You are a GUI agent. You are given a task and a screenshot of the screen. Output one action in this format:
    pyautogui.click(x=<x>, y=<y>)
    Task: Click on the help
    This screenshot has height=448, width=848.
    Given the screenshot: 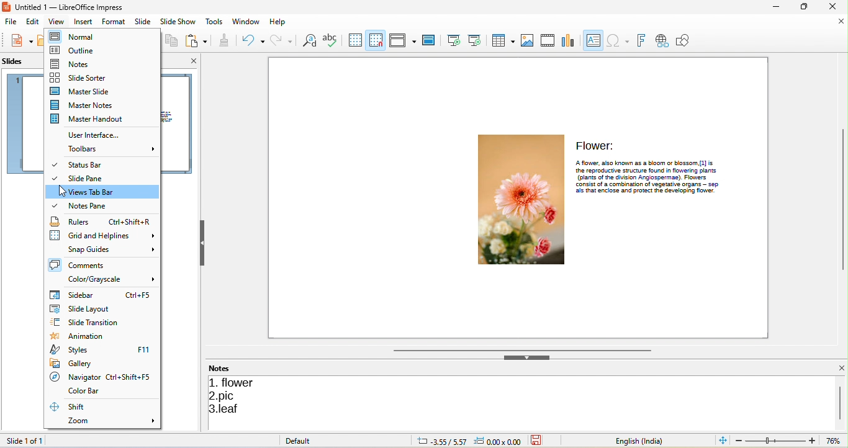 What is the action you would take?
    pyautogui.click(x=279, y=21)
    